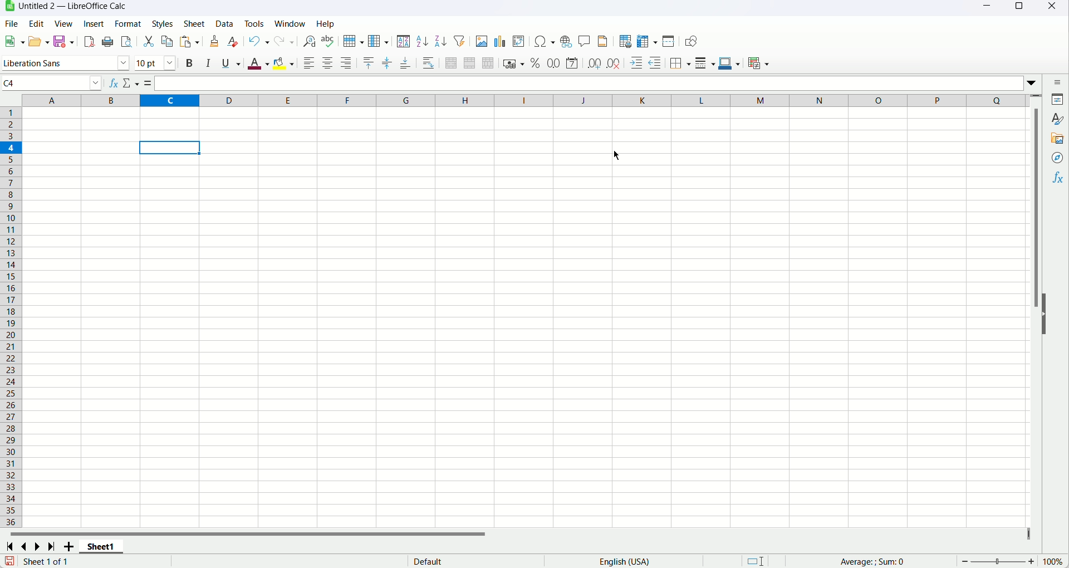  I want to click on Cut, so click(149, 42).